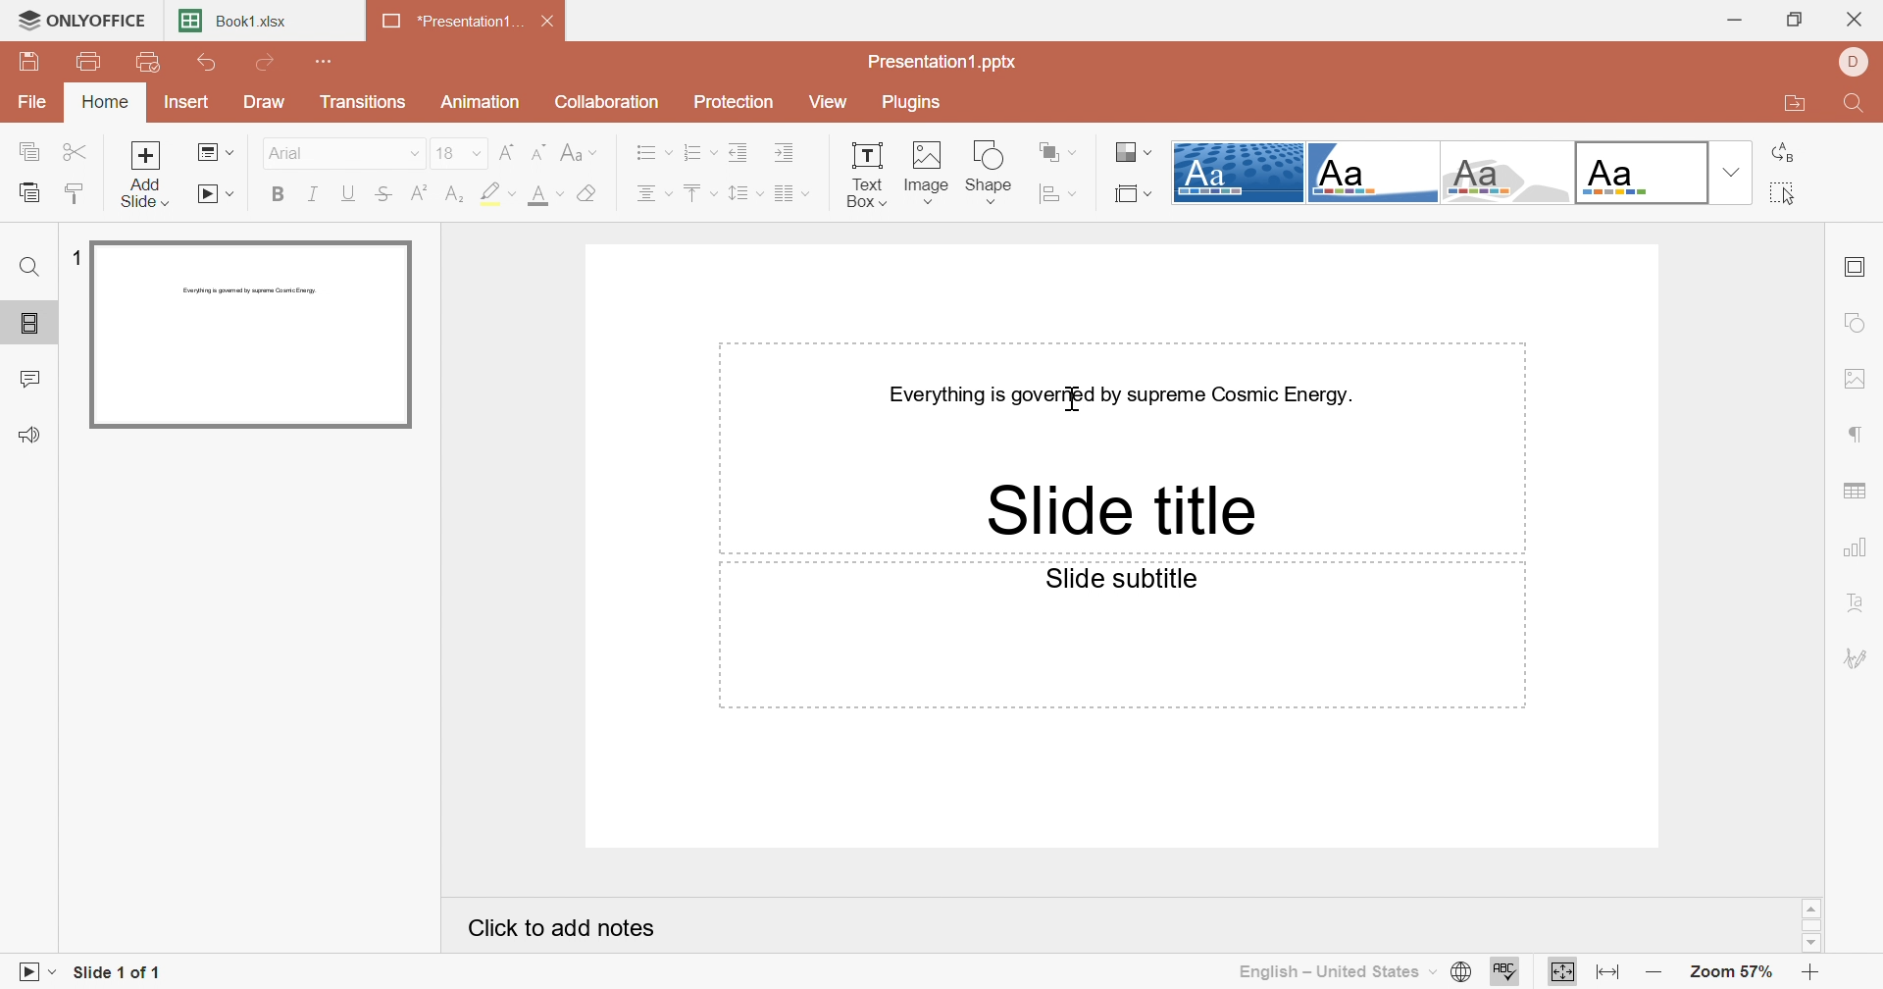  What do you see at coordinates (1858, 603) in the screenshot?
I see `Text art settings` at bounding box center [1858, 603].